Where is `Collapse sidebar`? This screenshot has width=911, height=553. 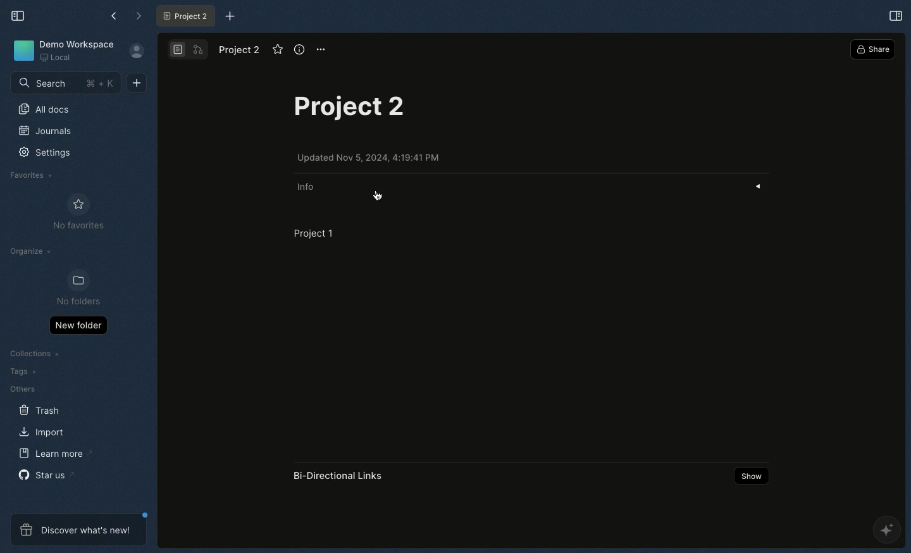 Collapse sidebar is located at coordinates (21, 16).